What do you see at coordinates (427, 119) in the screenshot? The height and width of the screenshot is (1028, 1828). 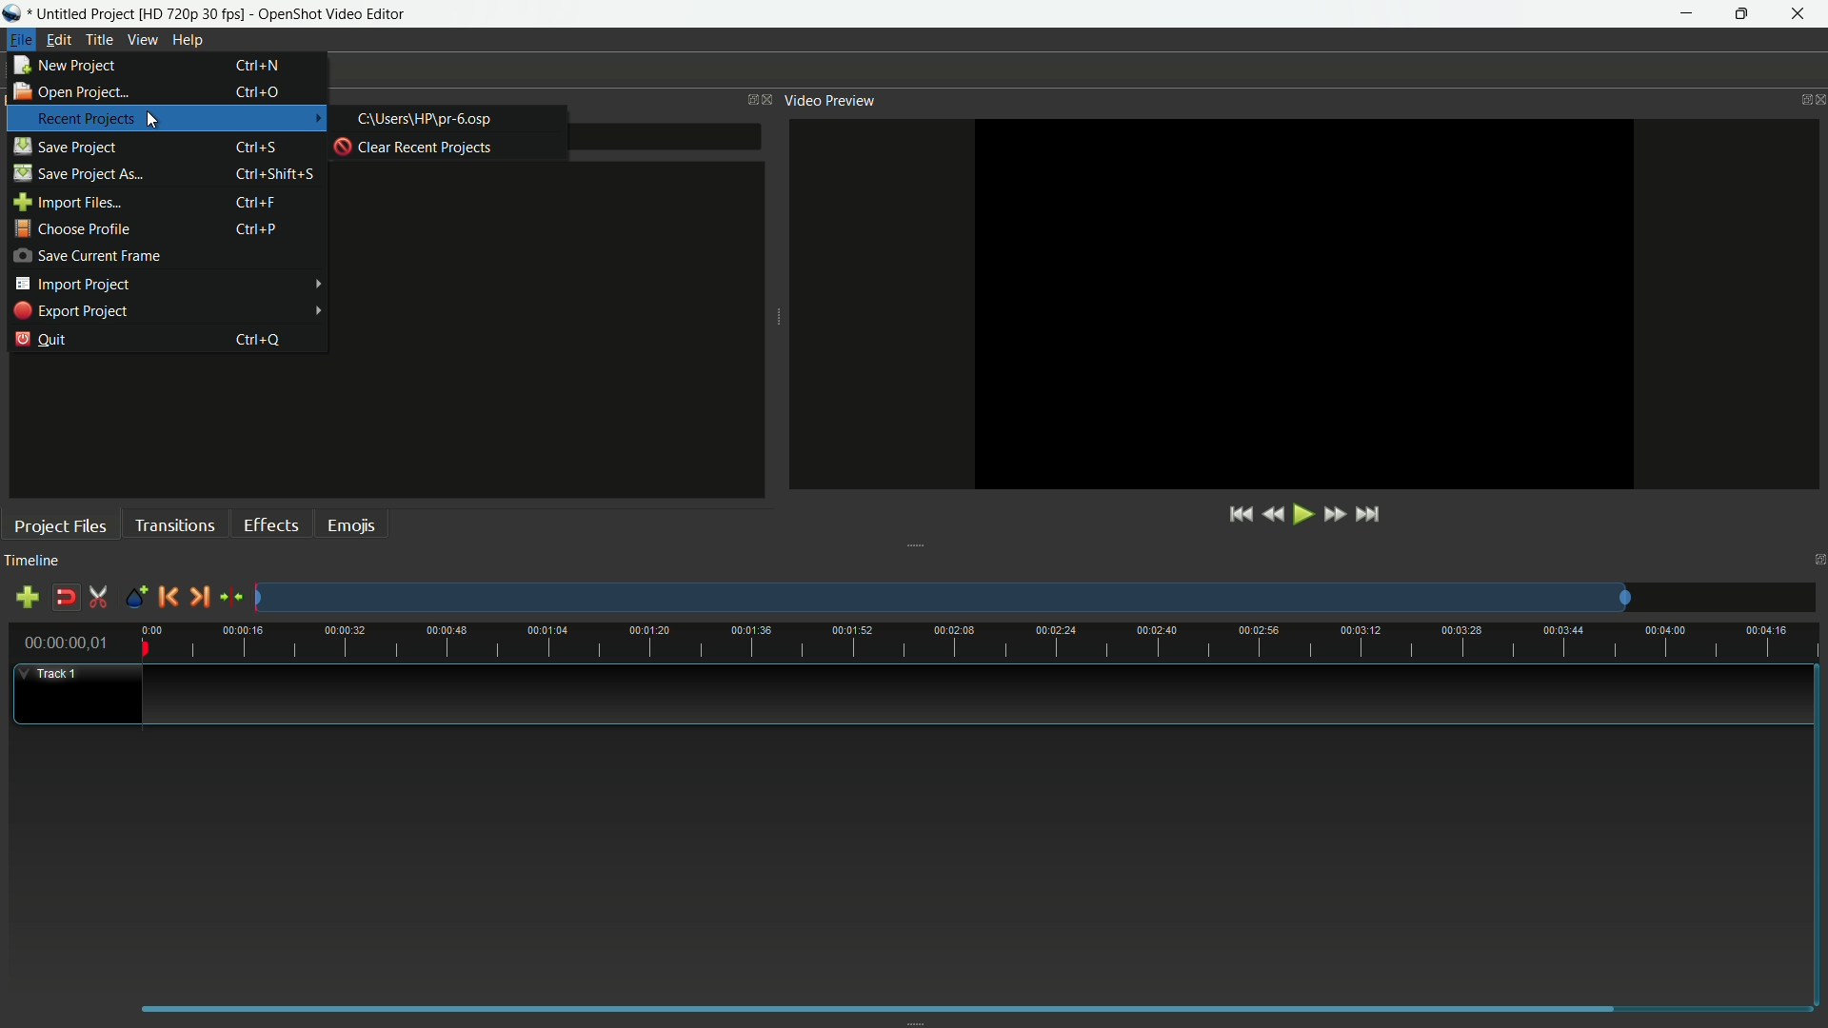 I see `recent project` at bounding box center [427, 119].